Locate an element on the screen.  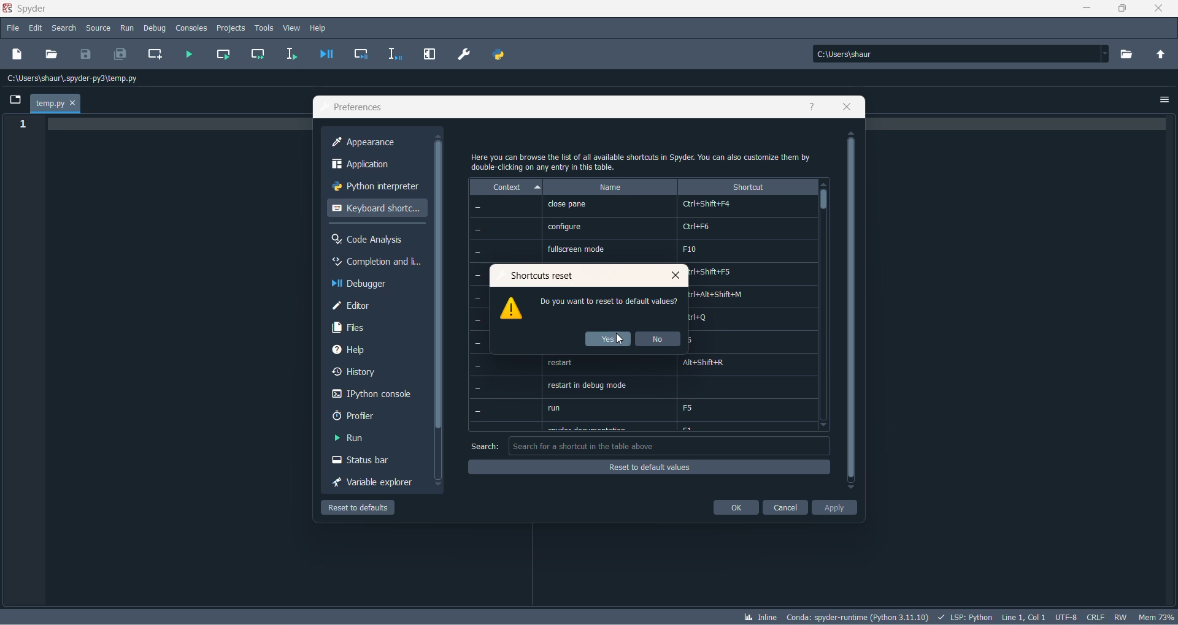
help is located at coordinates (319, 28).